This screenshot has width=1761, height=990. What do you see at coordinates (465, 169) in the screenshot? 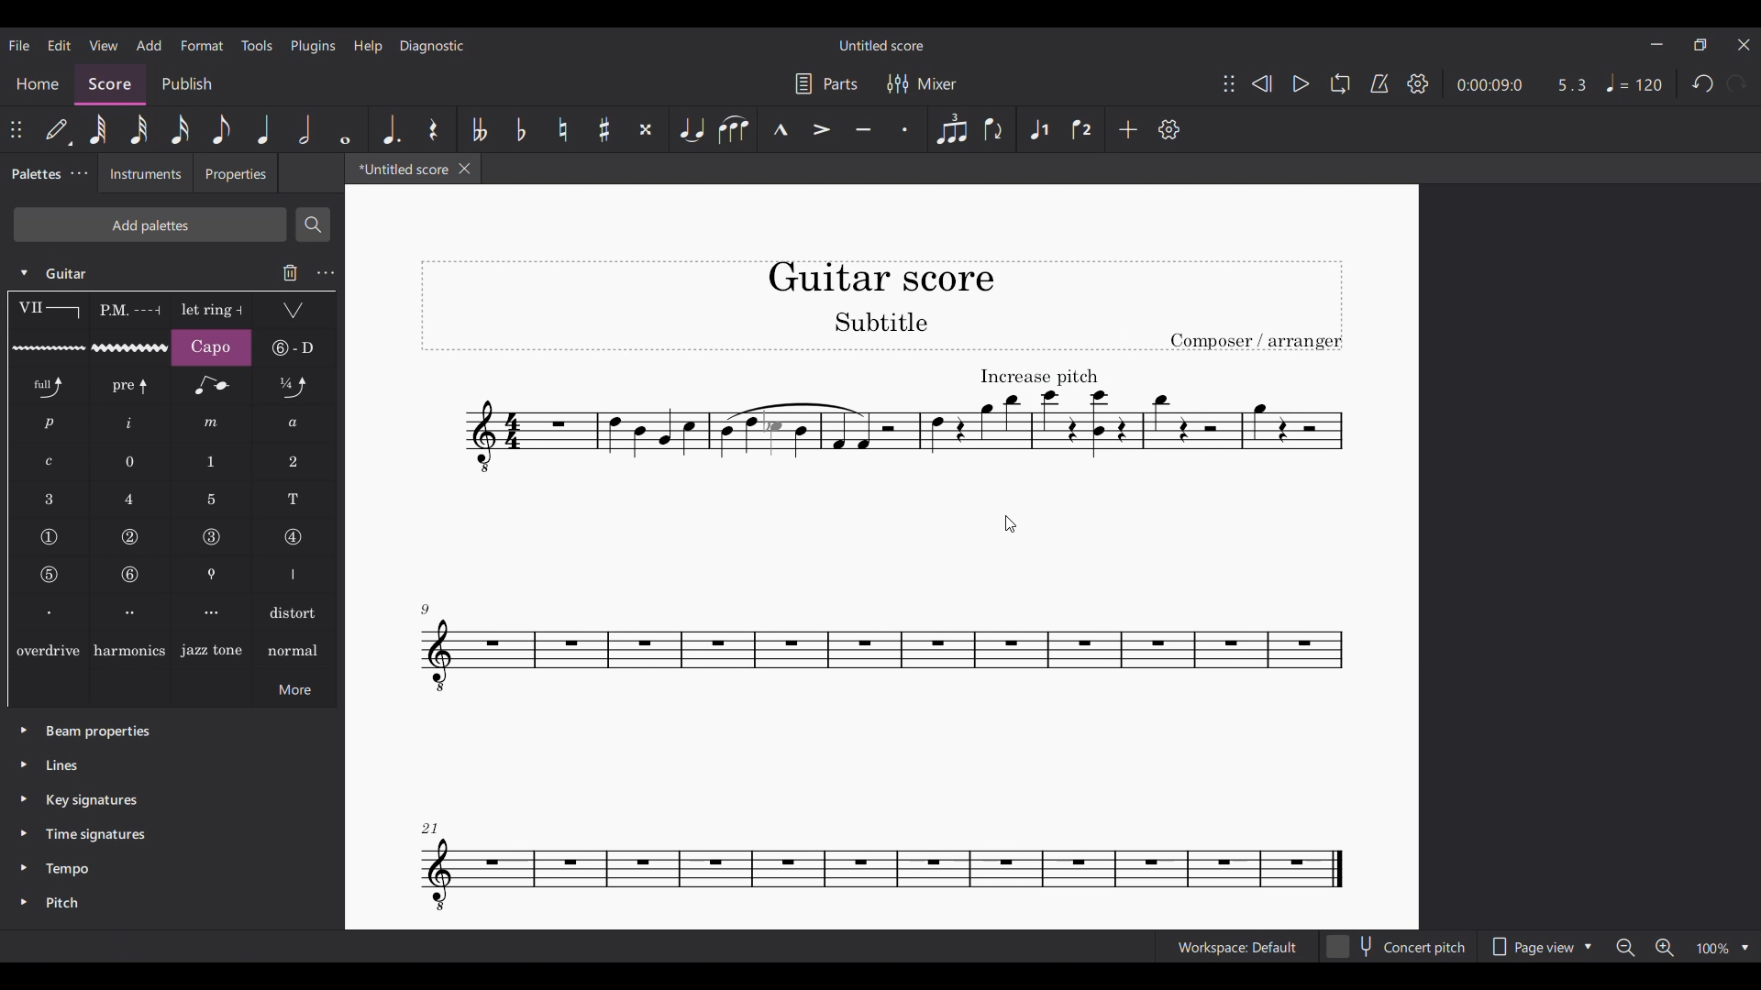
I see `Close tab` at bounding box center [465, 169].